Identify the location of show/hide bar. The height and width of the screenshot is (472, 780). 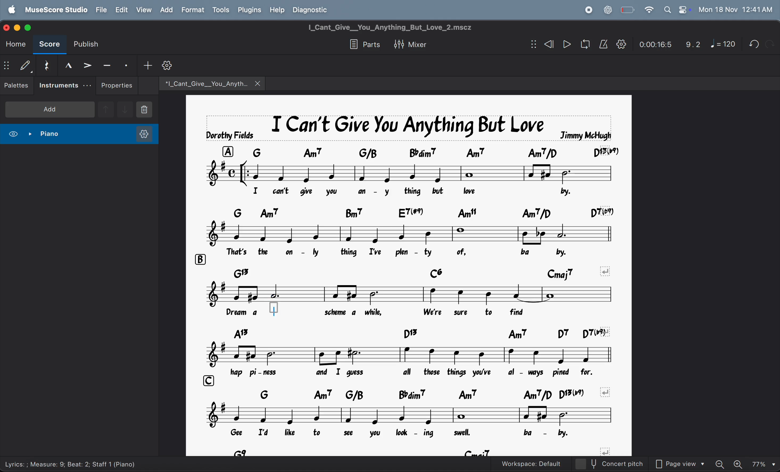
(9, 65).